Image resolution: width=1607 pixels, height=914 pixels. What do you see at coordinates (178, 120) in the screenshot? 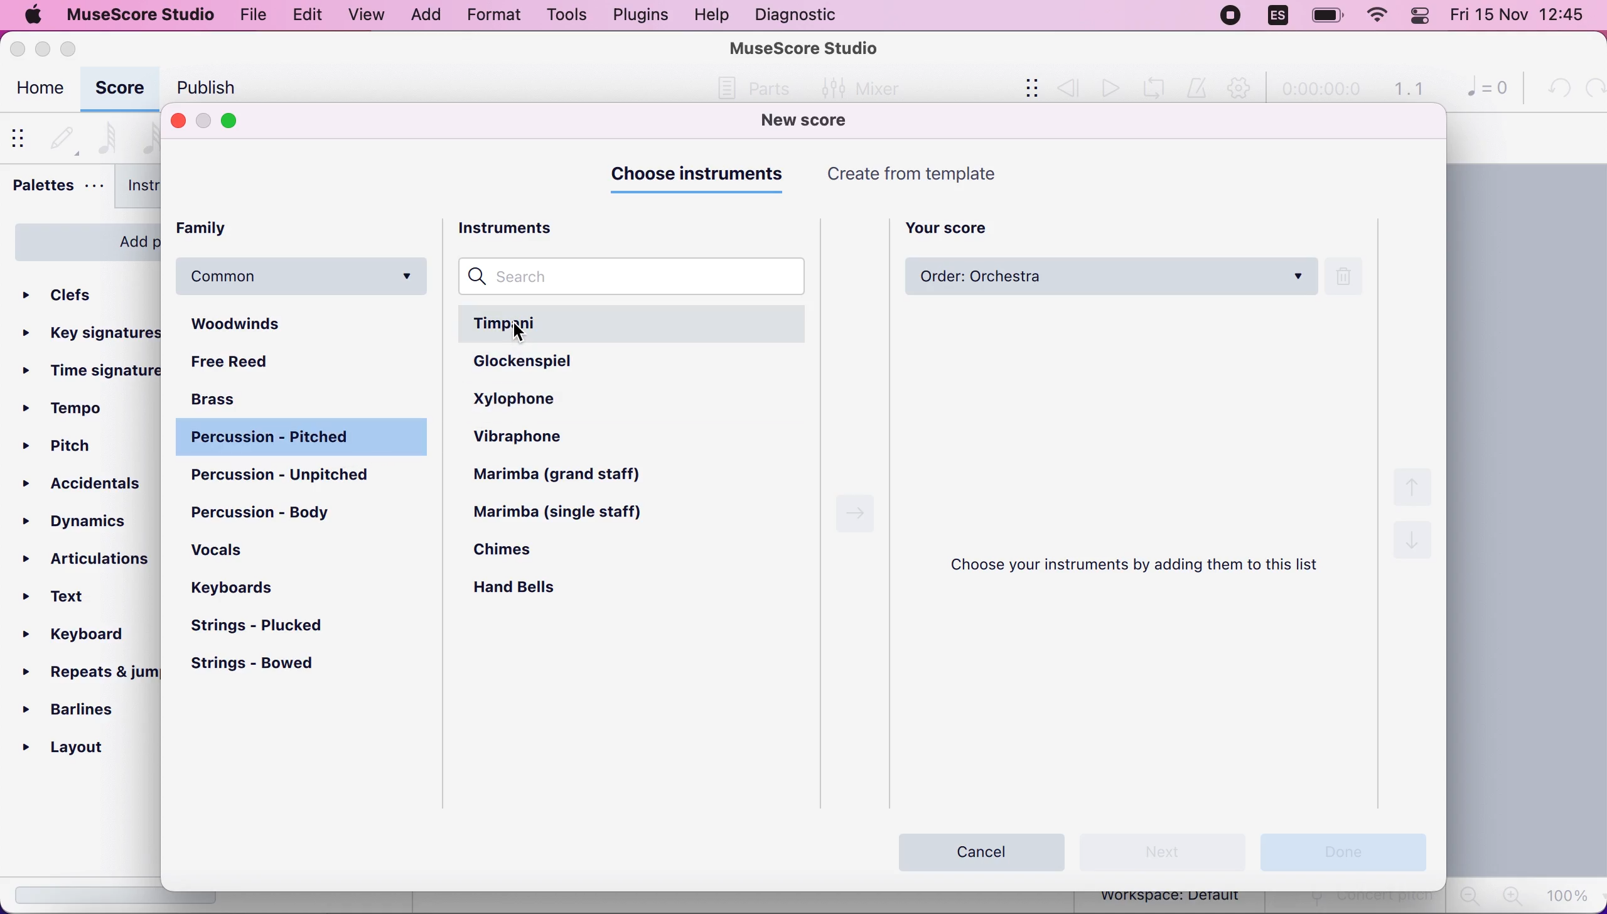
I see `close` at bounding box center [178, 120].